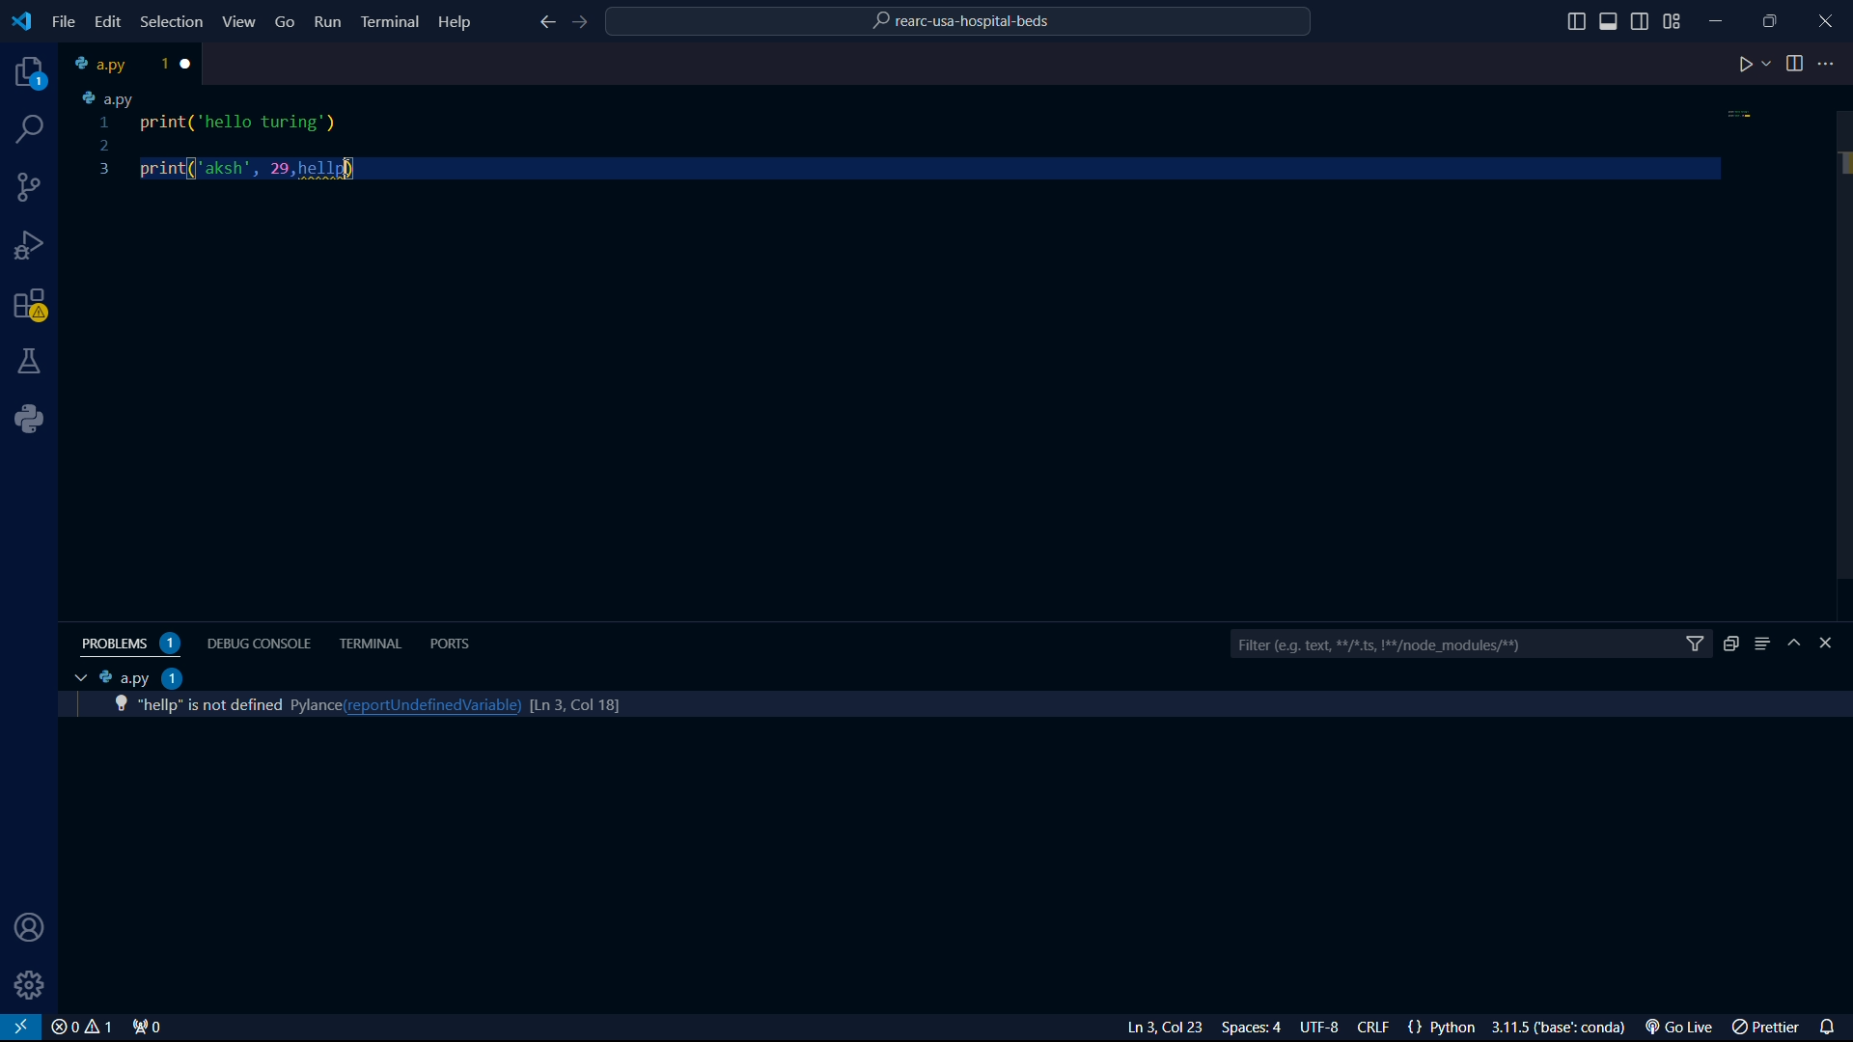  Describe the element at coordinates (141, 677) in the screenshot. I see `a.py 2` at that location.